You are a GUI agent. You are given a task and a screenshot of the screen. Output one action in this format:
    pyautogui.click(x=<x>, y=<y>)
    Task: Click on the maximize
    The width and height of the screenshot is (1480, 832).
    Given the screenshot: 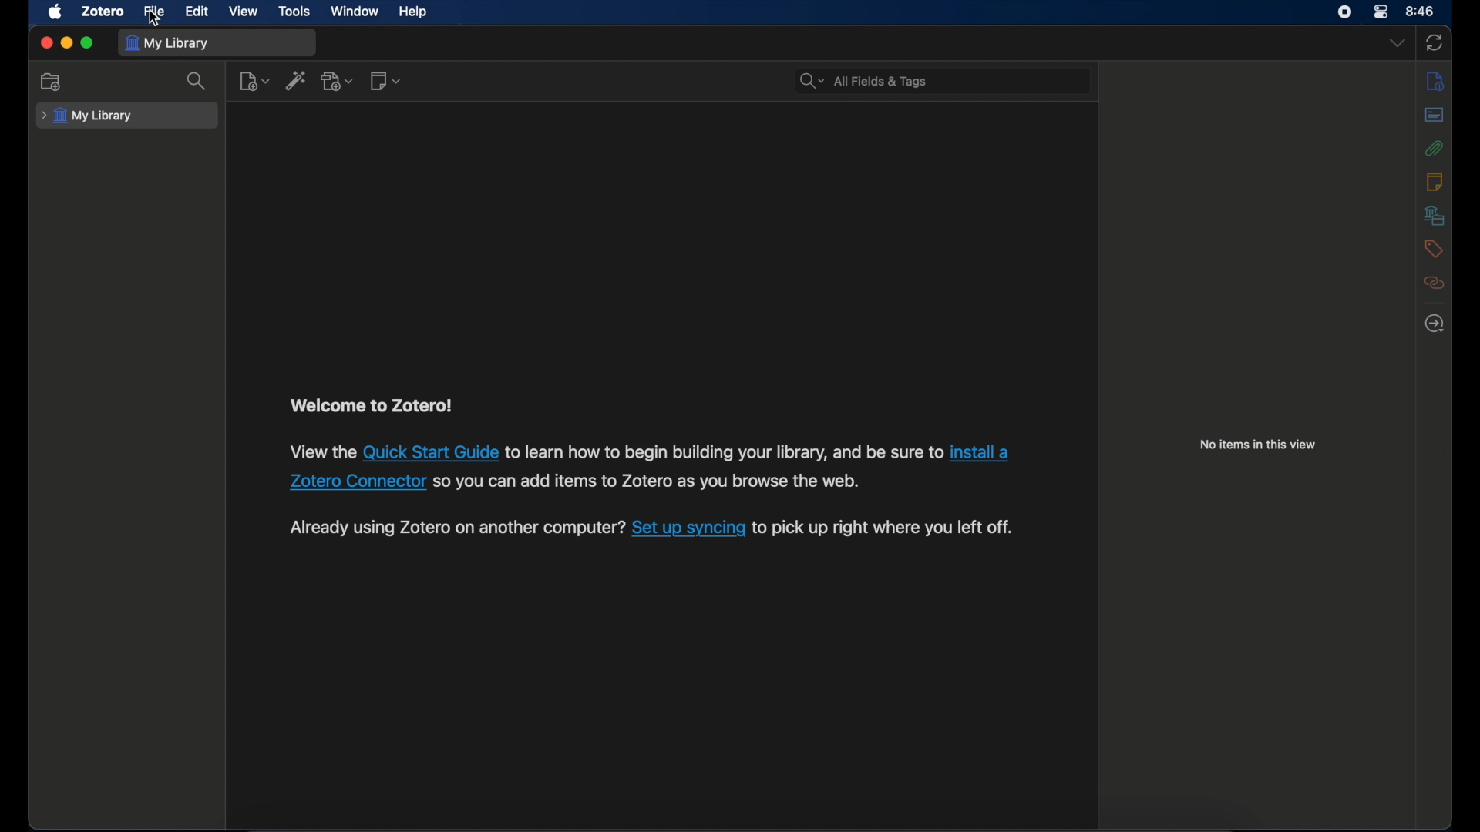 What is the action you would take?
    pyautogui.click(x=87, y=42)
    